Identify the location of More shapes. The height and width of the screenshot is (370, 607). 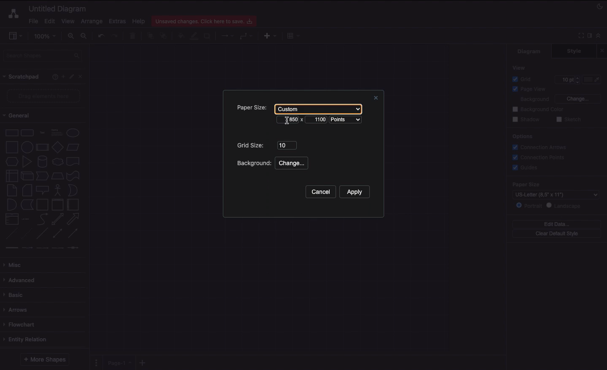
(44, 359).